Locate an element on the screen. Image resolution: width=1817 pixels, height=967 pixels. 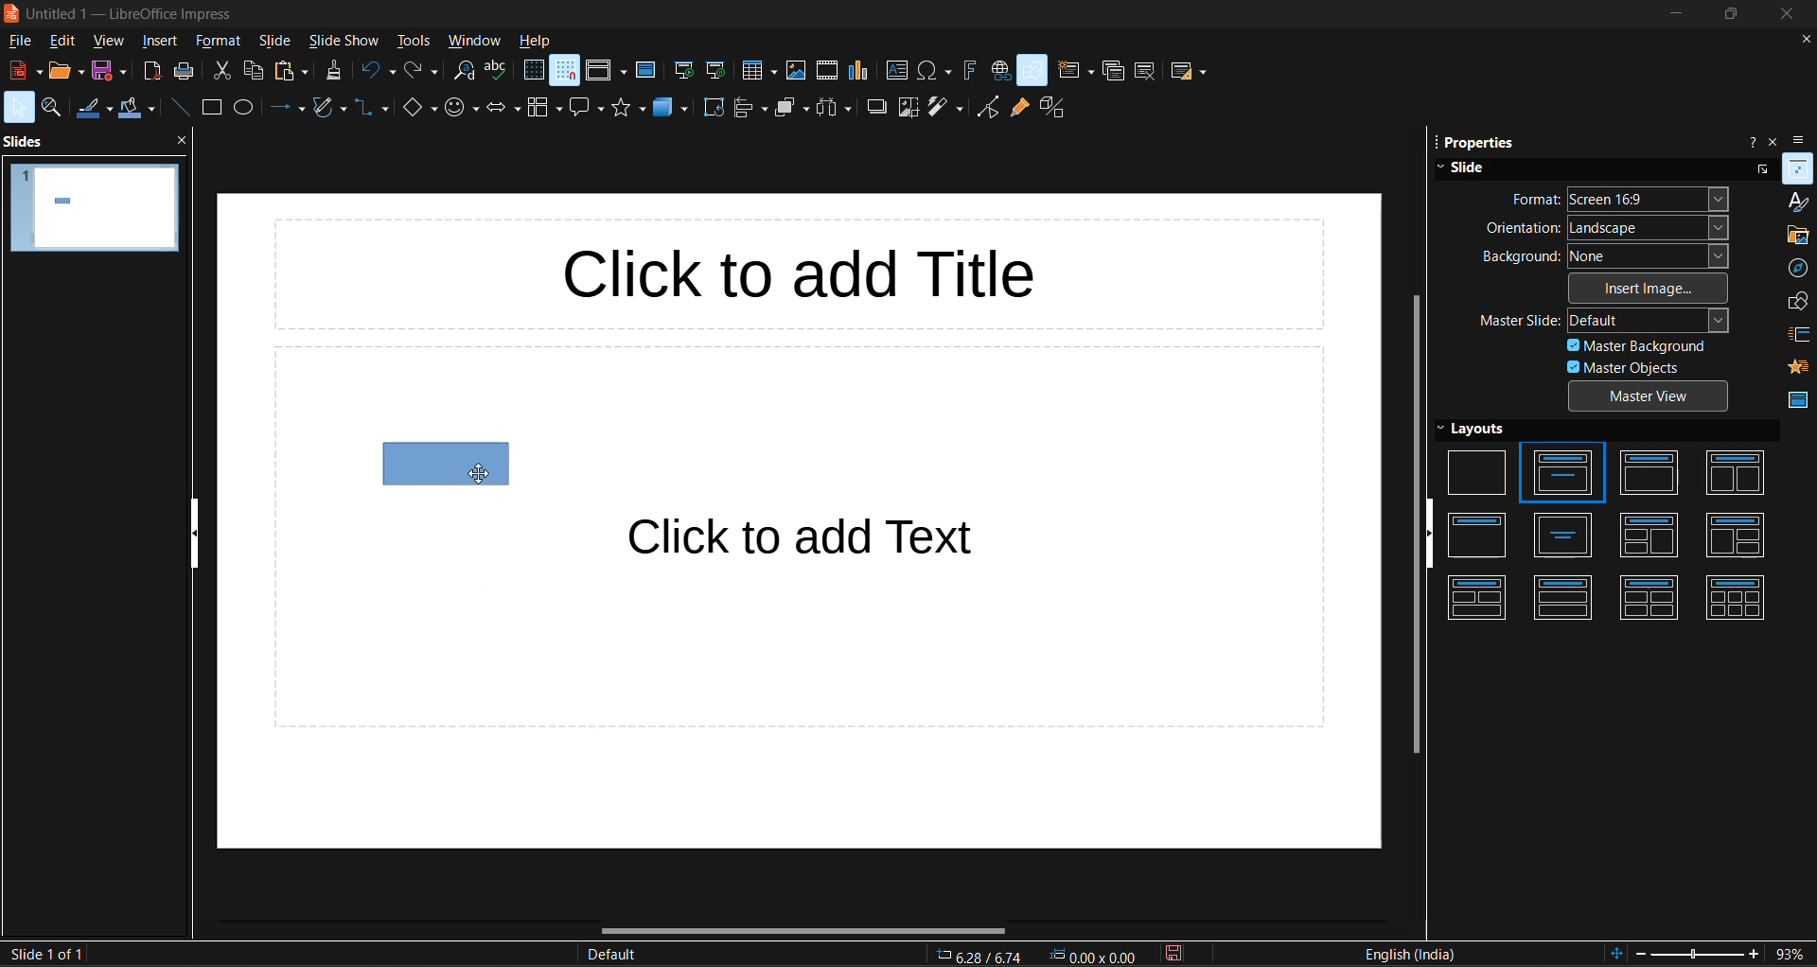
find and replace is located at coordinates (464, 72).